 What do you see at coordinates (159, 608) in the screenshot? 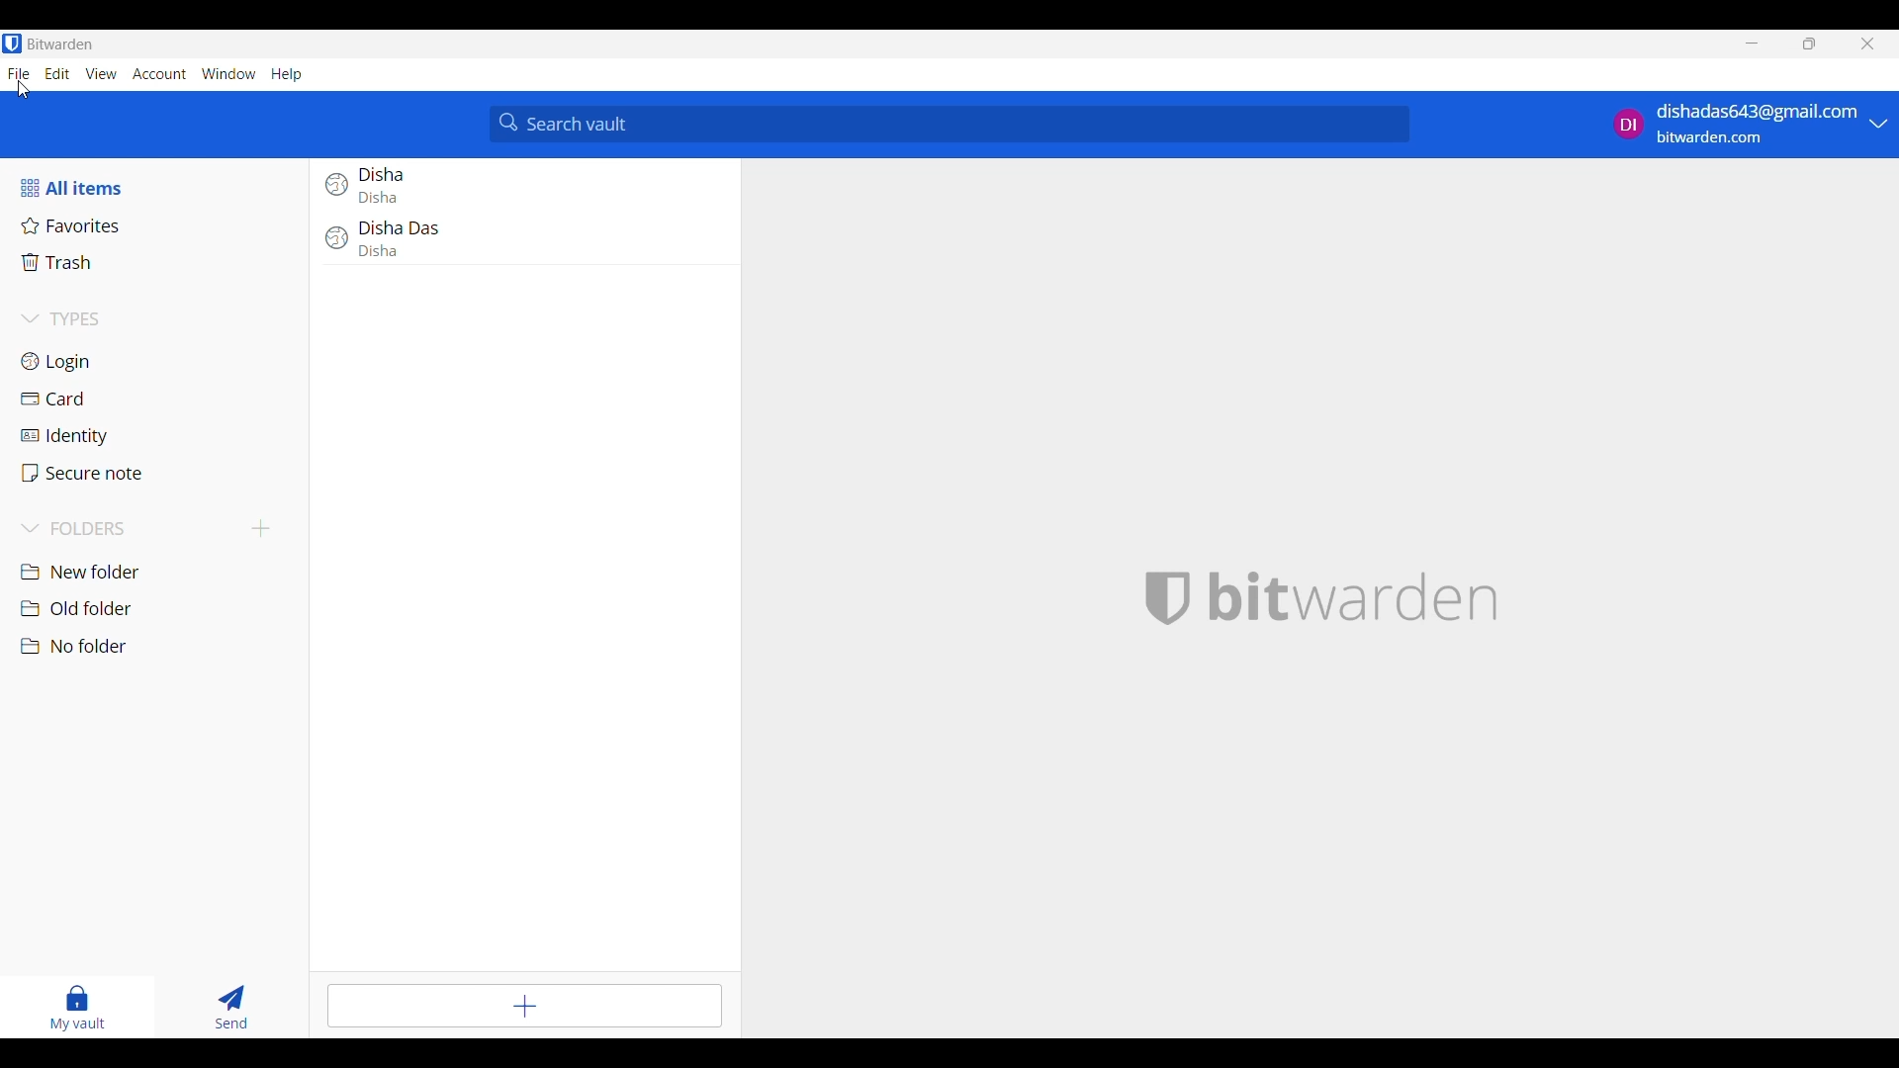
I see `Old folder` at bounding box center [159, 608].